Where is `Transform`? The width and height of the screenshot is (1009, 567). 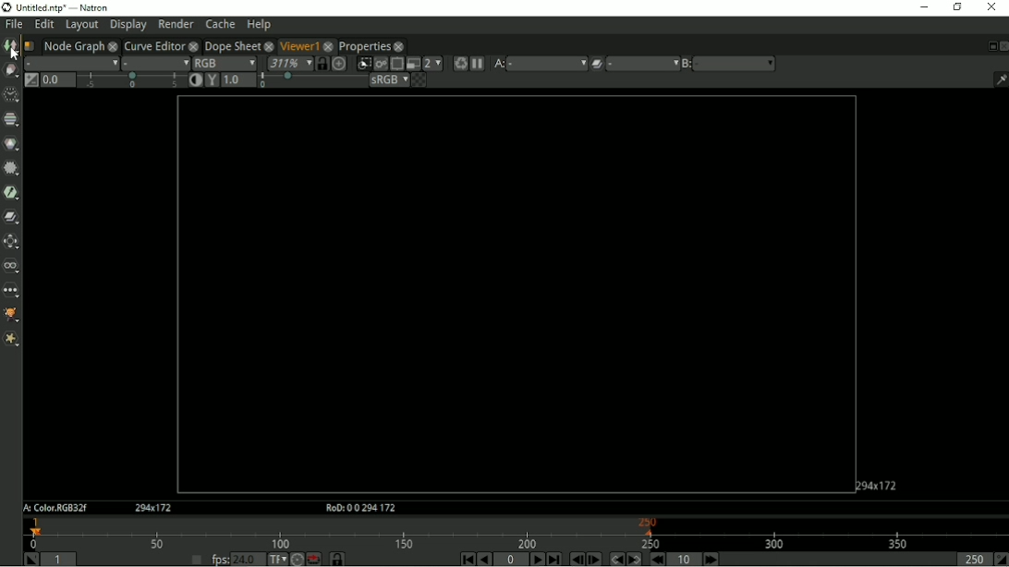
Transform is located at coordinates (11, 240).